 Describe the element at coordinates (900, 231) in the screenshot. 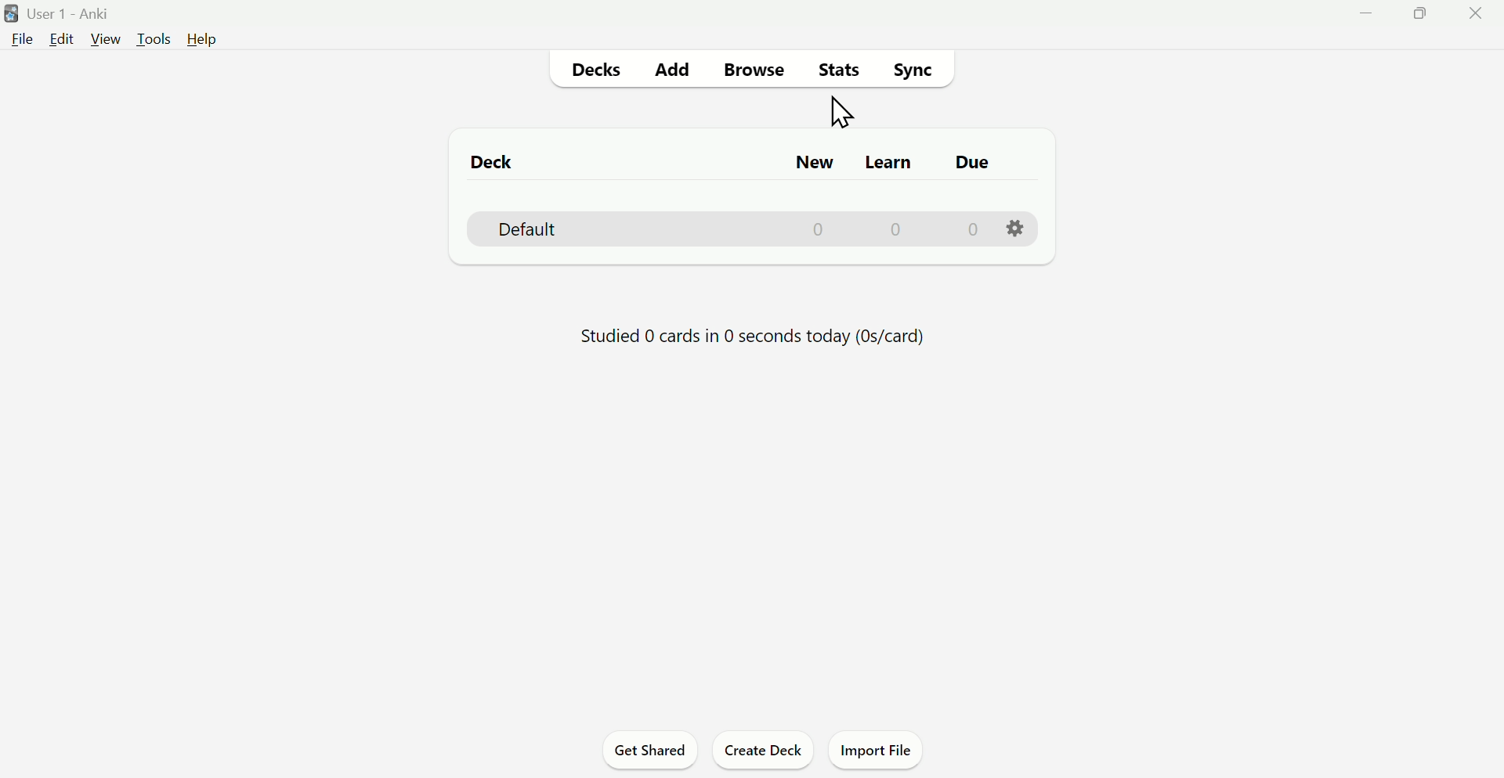

I see `0` at that location.